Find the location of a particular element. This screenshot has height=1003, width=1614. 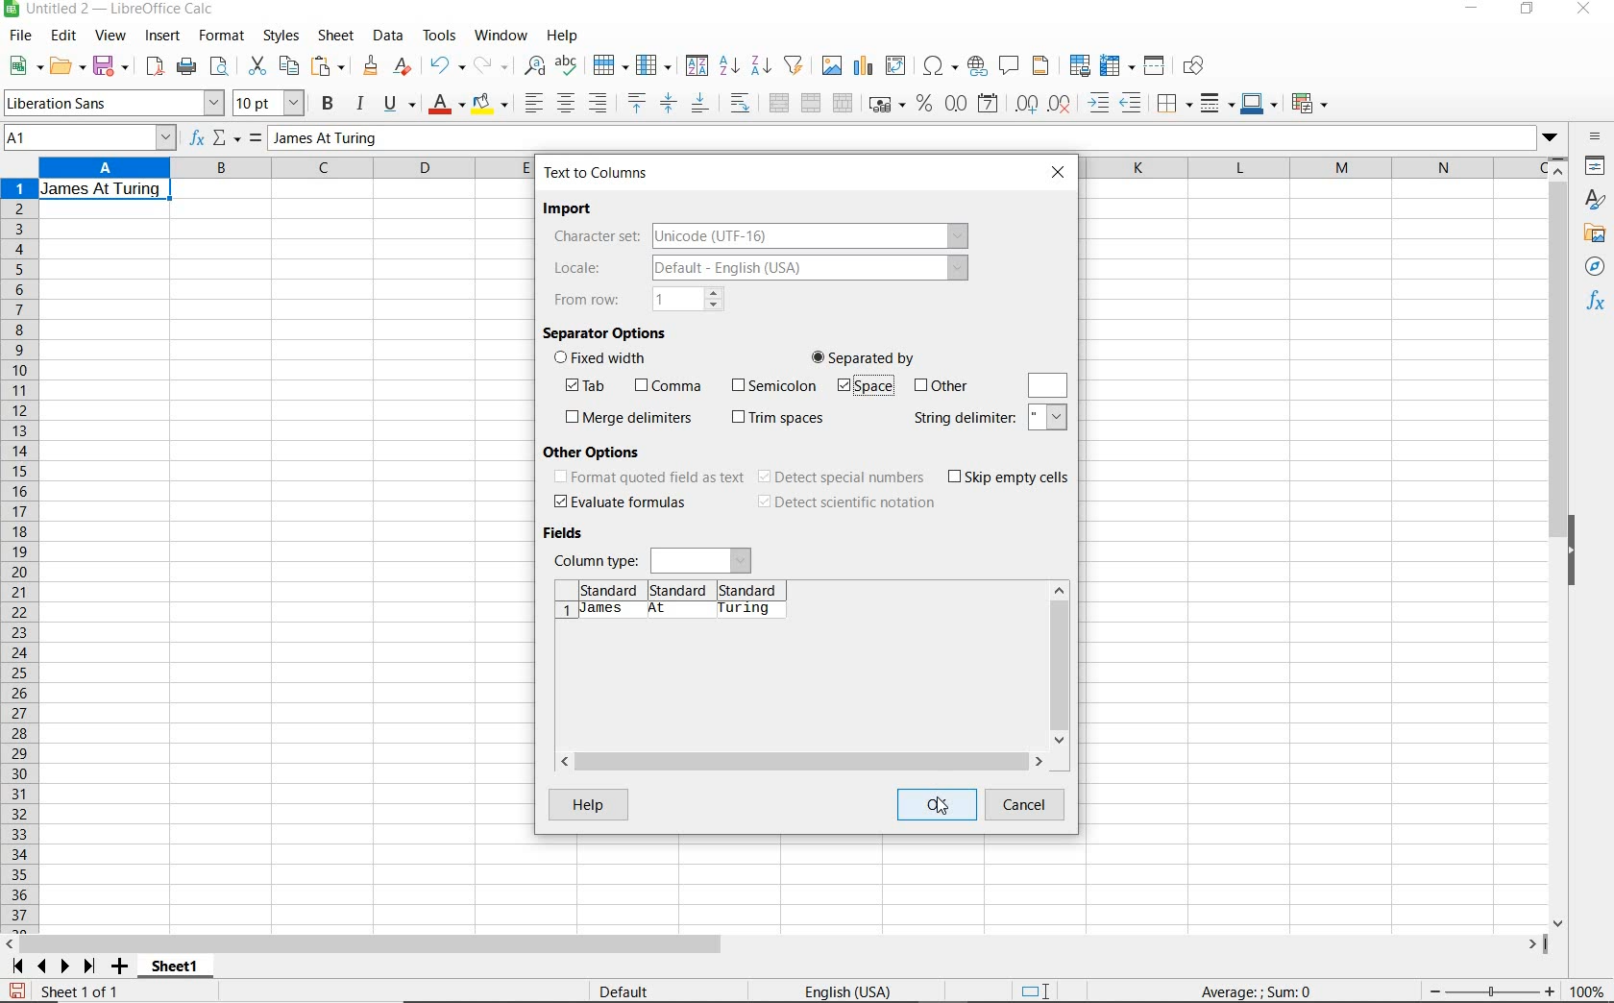

Help is located at coordinates (587, 804).